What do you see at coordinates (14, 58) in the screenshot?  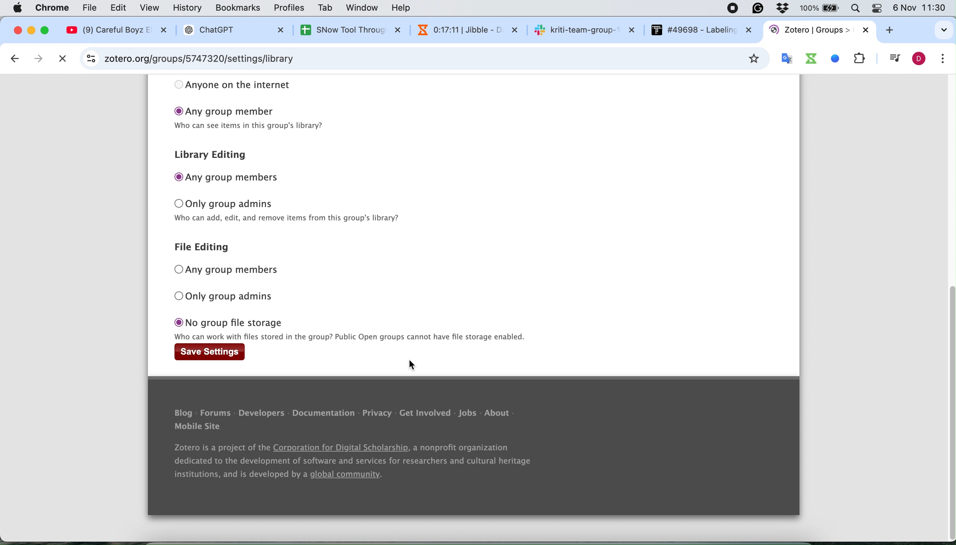 I see `go back` at bounding box center [14, 58].